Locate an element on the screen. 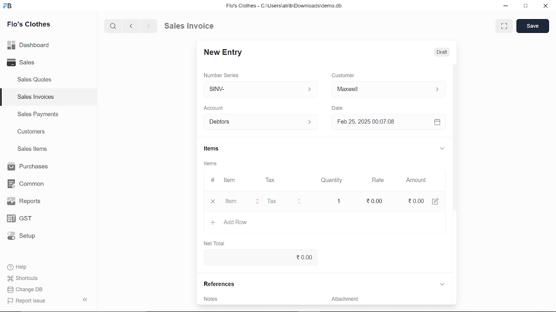 The image size is (556, 312). Sales Items. is located at coordinates (33, 149).